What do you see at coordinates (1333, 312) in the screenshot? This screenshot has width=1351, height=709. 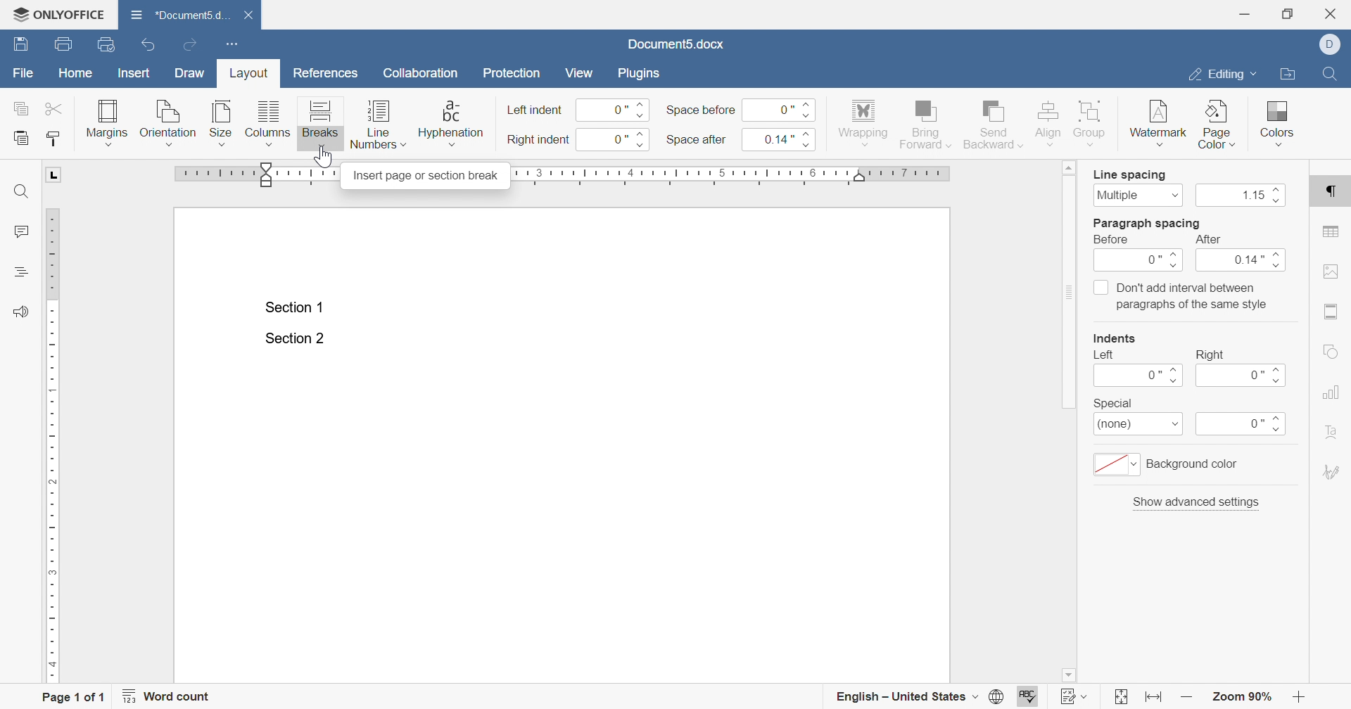 I see `header & footer settings` at bounding box center [1333, 312].